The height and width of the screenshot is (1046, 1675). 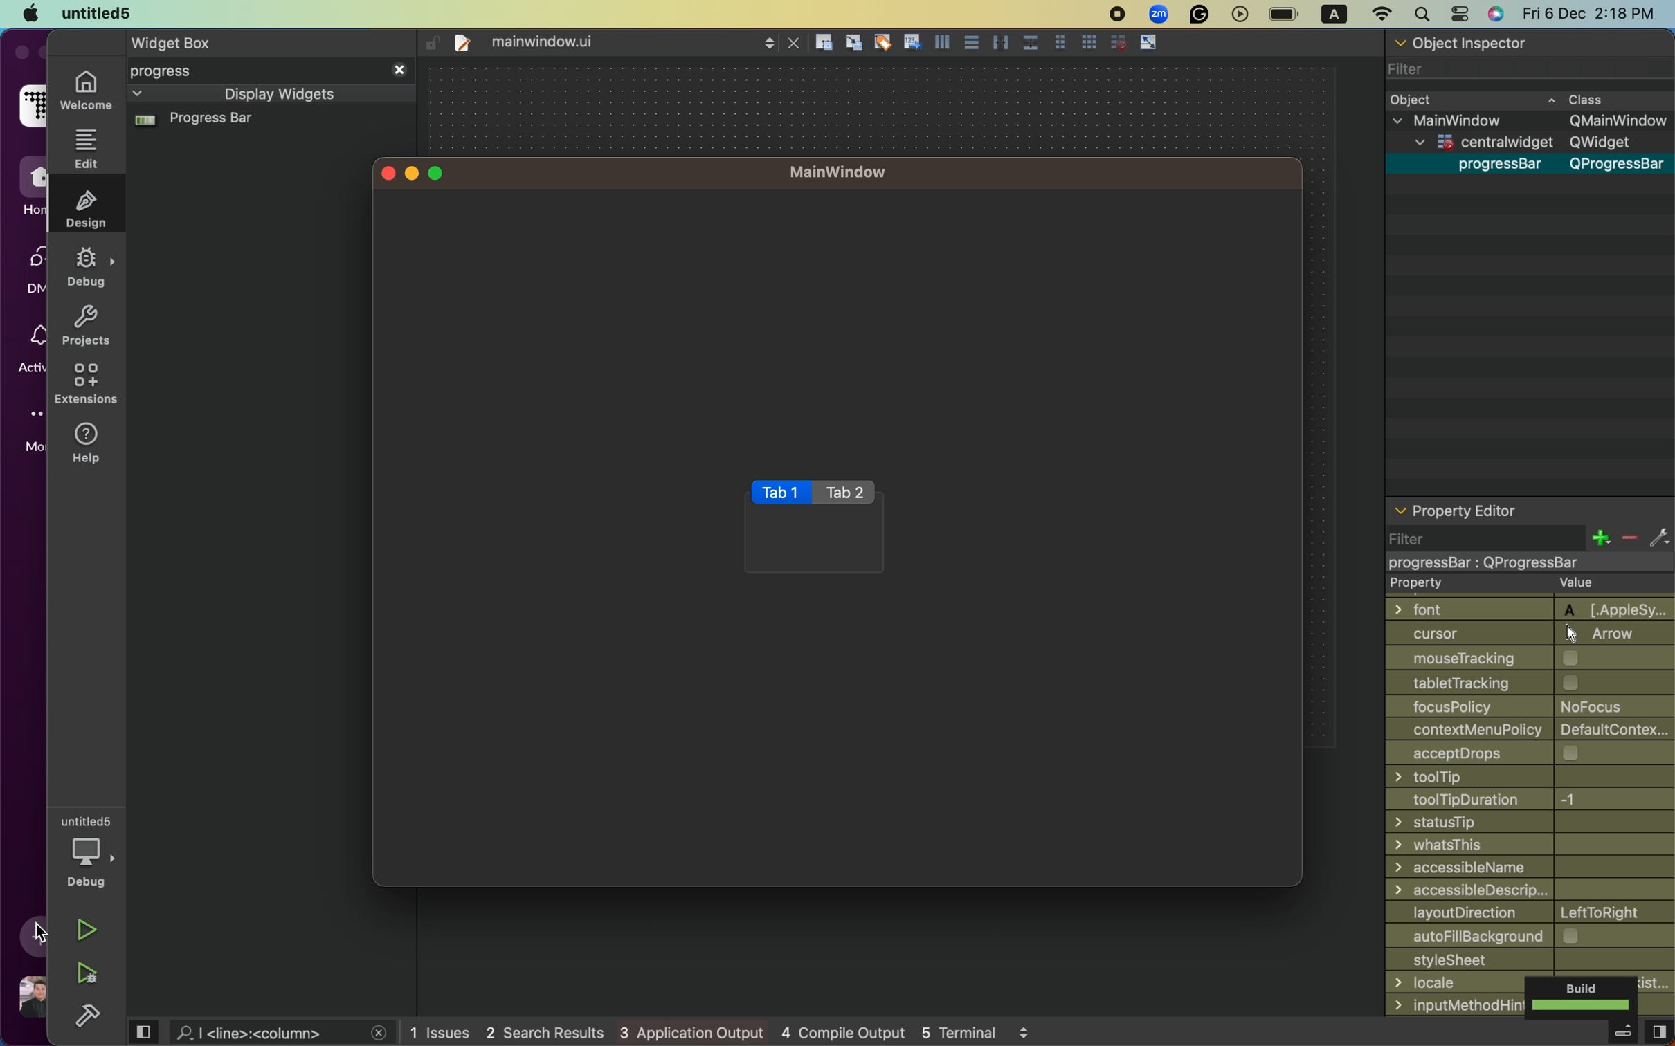 What do you see at coordinates (1593, 12) in the screenshot?
I see `date and time` at bounding box center [1593, 12].